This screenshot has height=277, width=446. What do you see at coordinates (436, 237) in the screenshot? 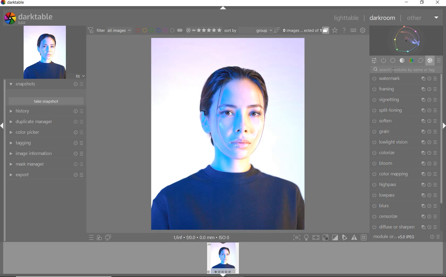
I see `RESET OR PRESETS & PREFERENCES` at bounding box center [436, 237].